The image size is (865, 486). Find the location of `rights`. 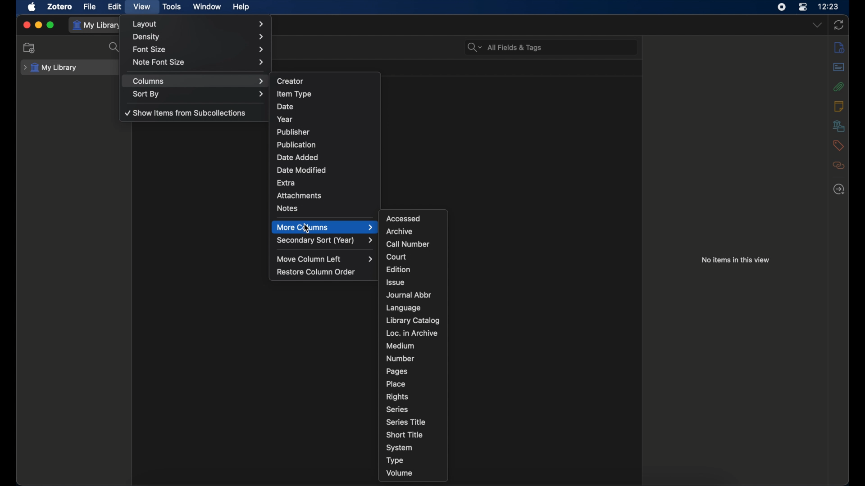

rights is located at coordinates (397, 396).